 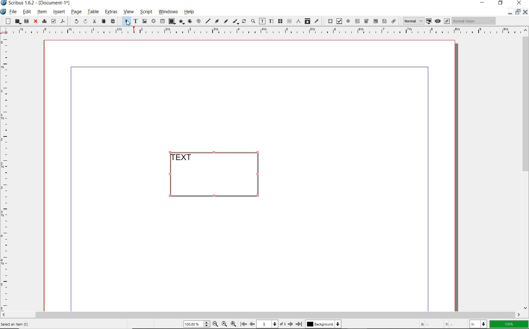 What do you see at coordinates (264, 31) in the screenshot?
I see `Horizontal Margins` at bounding box center [264, 31].